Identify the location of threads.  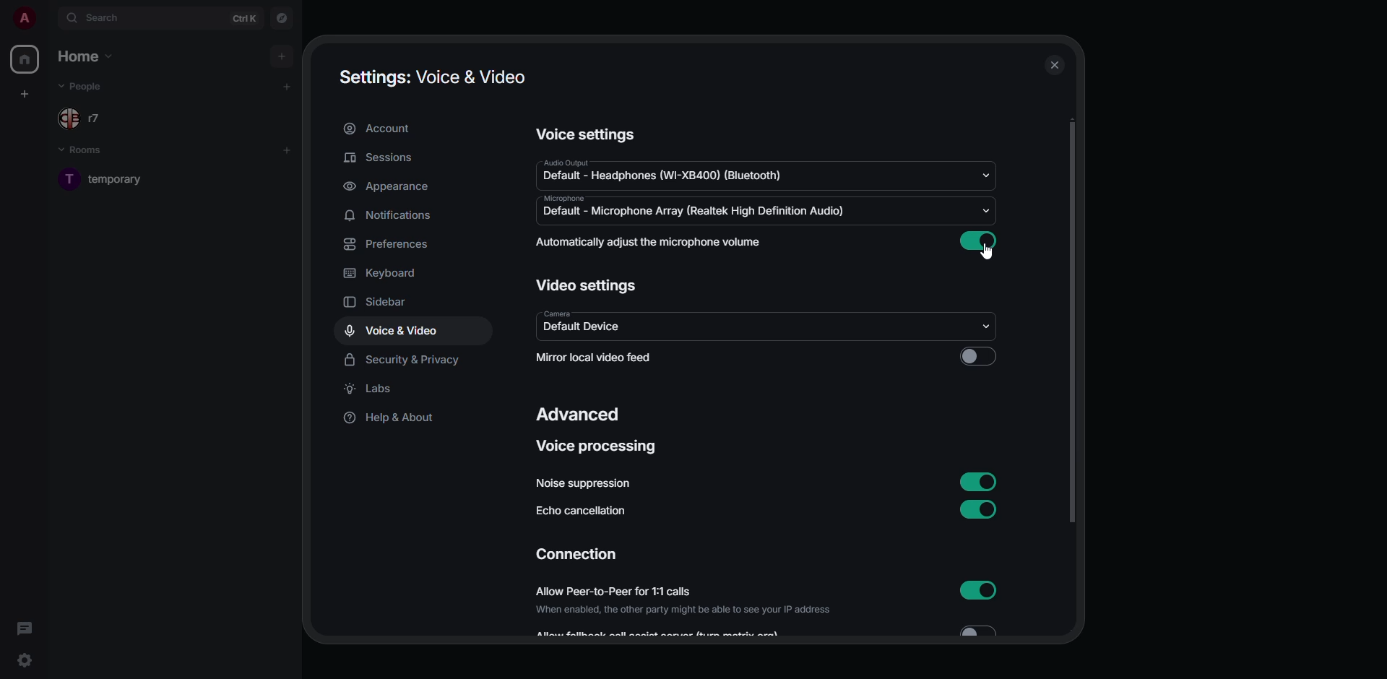
(25, 627).